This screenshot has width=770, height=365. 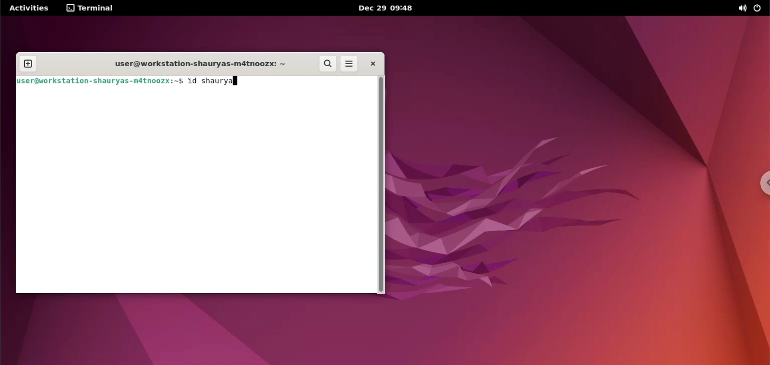 What do you see at coordinates (236, 81) in the screenshot?
I see `typing indicator cursor` at bounding box center [236, 81].